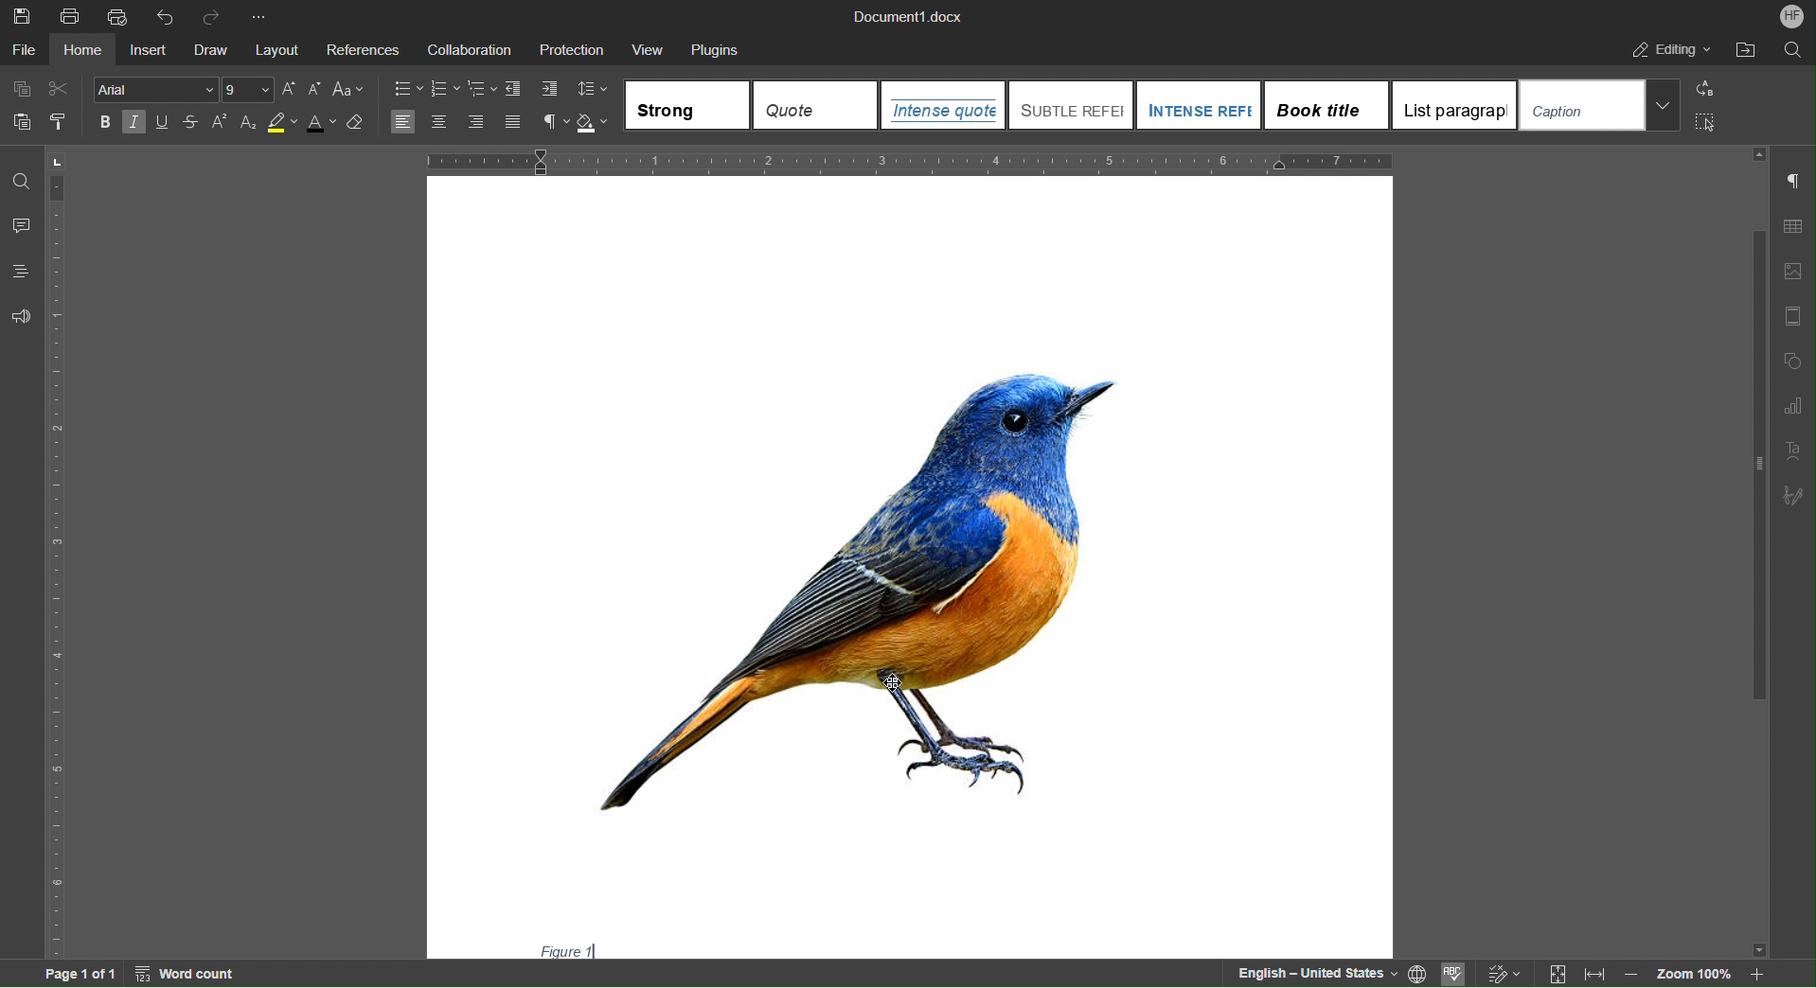 This screenshot has height=988, width=1816. What do you see at coordinates (549, 91) in the screenshot?
I see `Increase Indent` at bounding box center [549, 91].